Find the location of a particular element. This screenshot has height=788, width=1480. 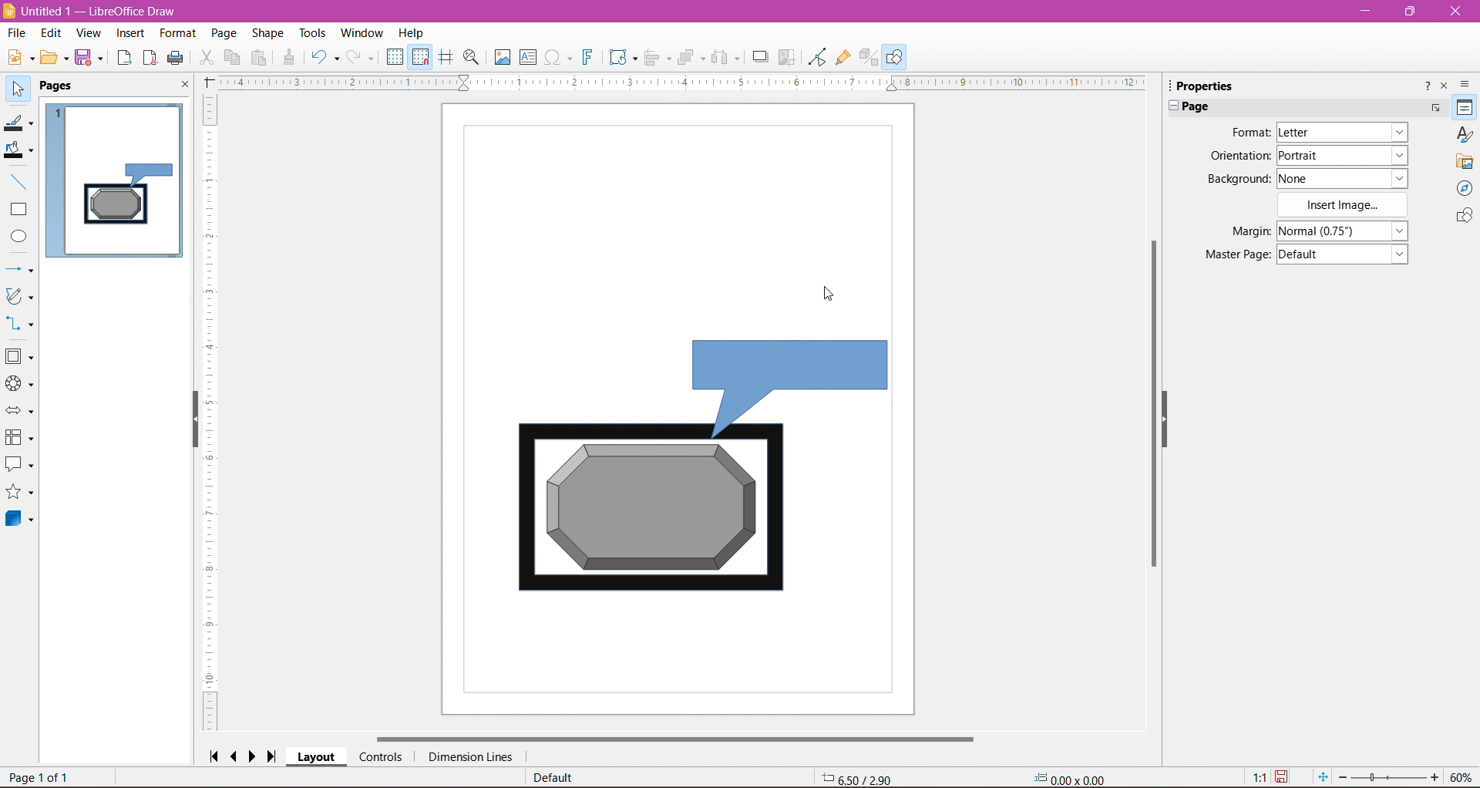

Gallery is located at coordinates (1465, 162).